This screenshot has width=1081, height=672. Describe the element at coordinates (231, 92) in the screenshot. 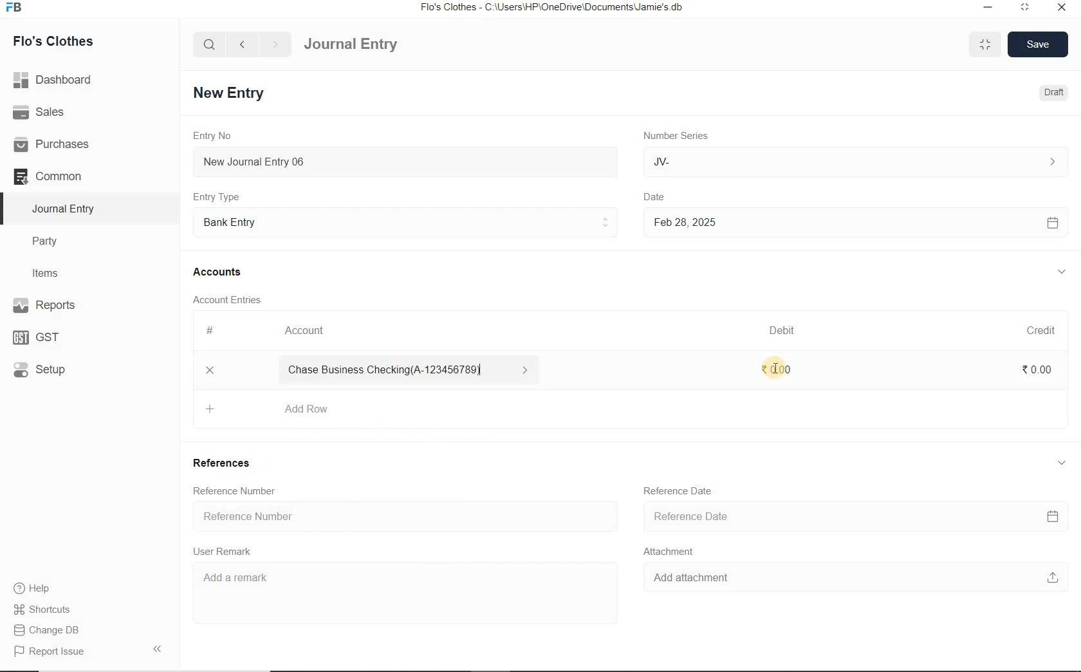

I see `New Entry` at that location.